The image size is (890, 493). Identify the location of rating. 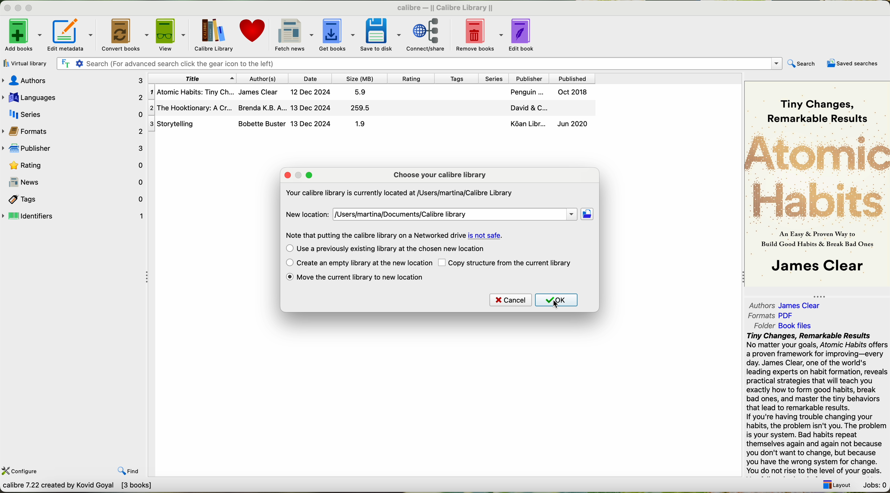
(74, 165).